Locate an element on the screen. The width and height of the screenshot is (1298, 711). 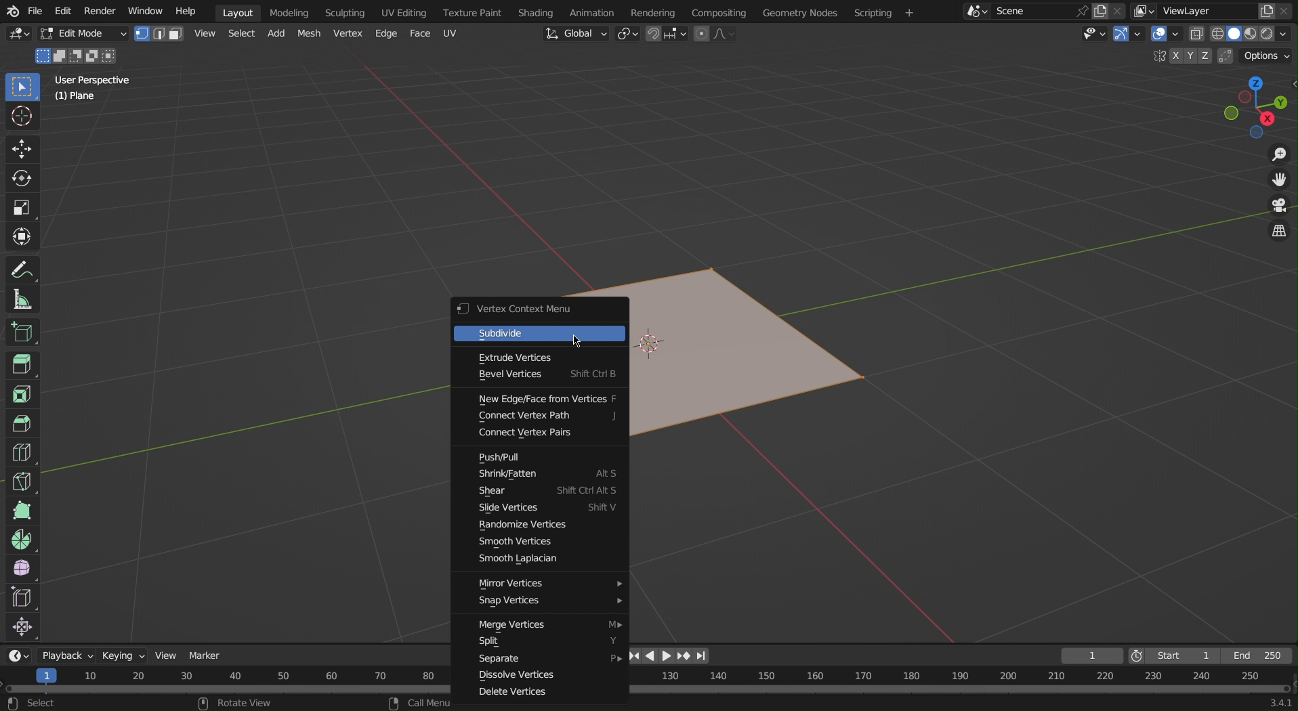
Select Mode is located at coordinates (159, 34).